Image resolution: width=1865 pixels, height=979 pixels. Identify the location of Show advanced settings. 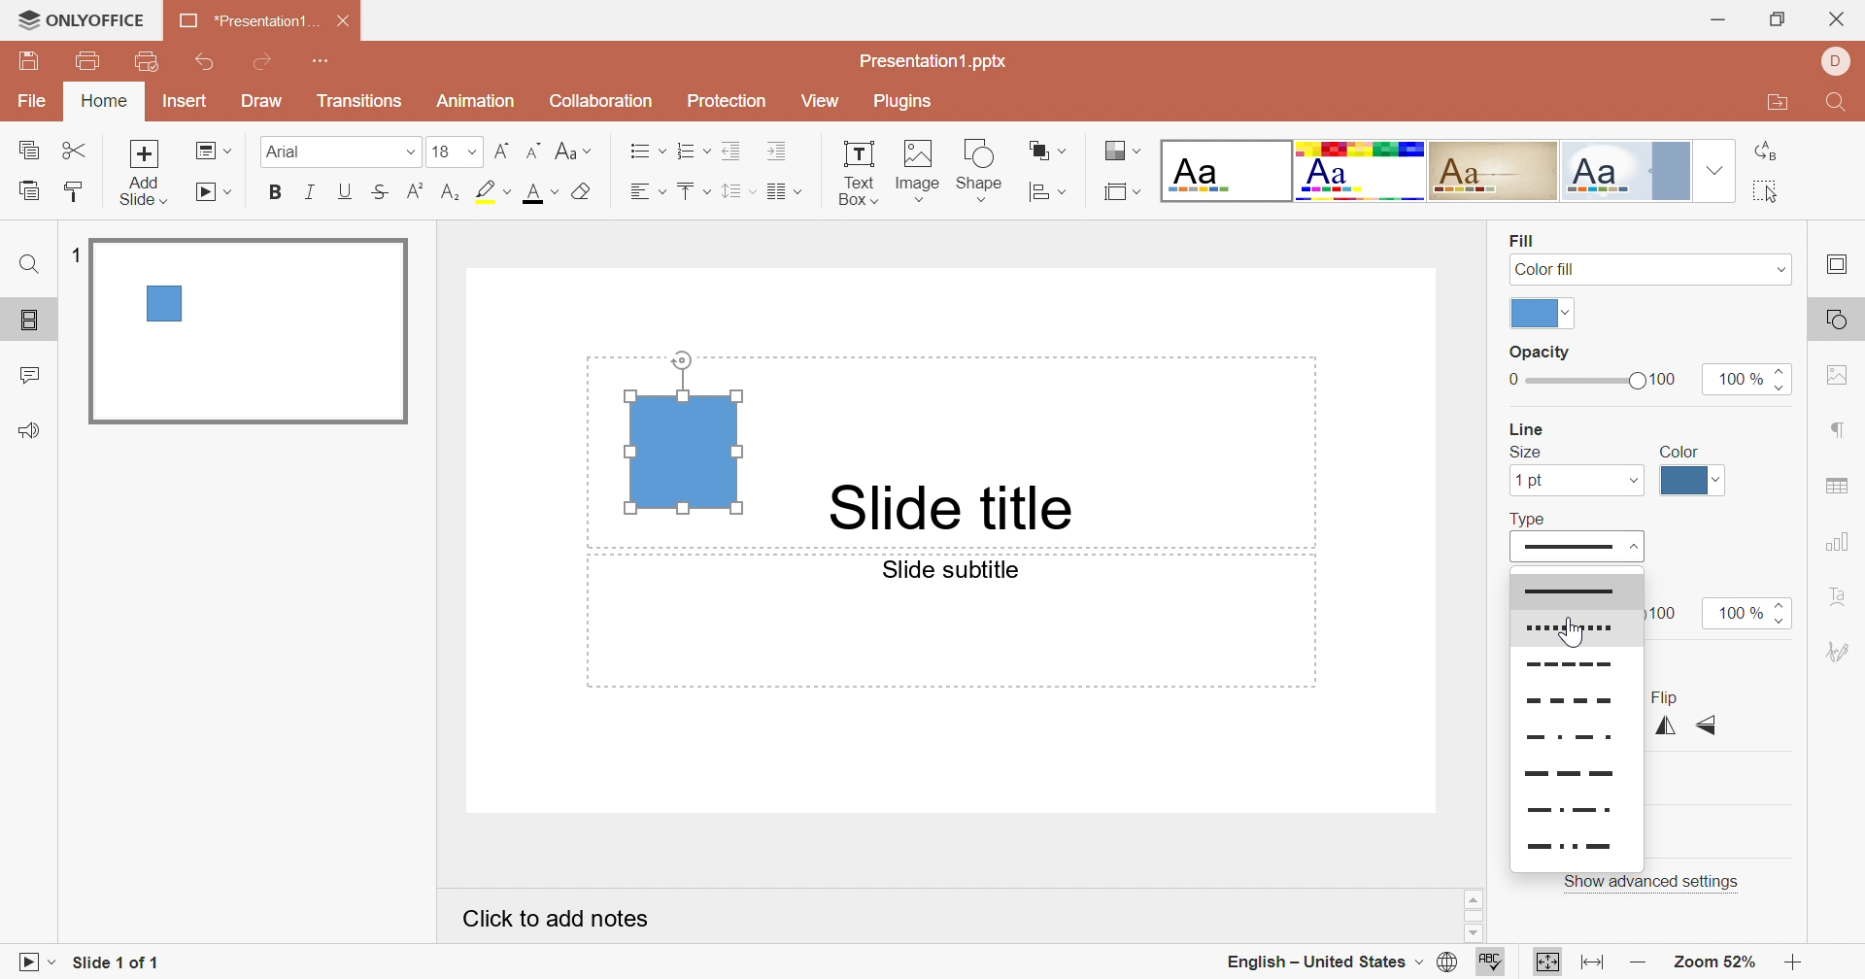
(1653, 881).